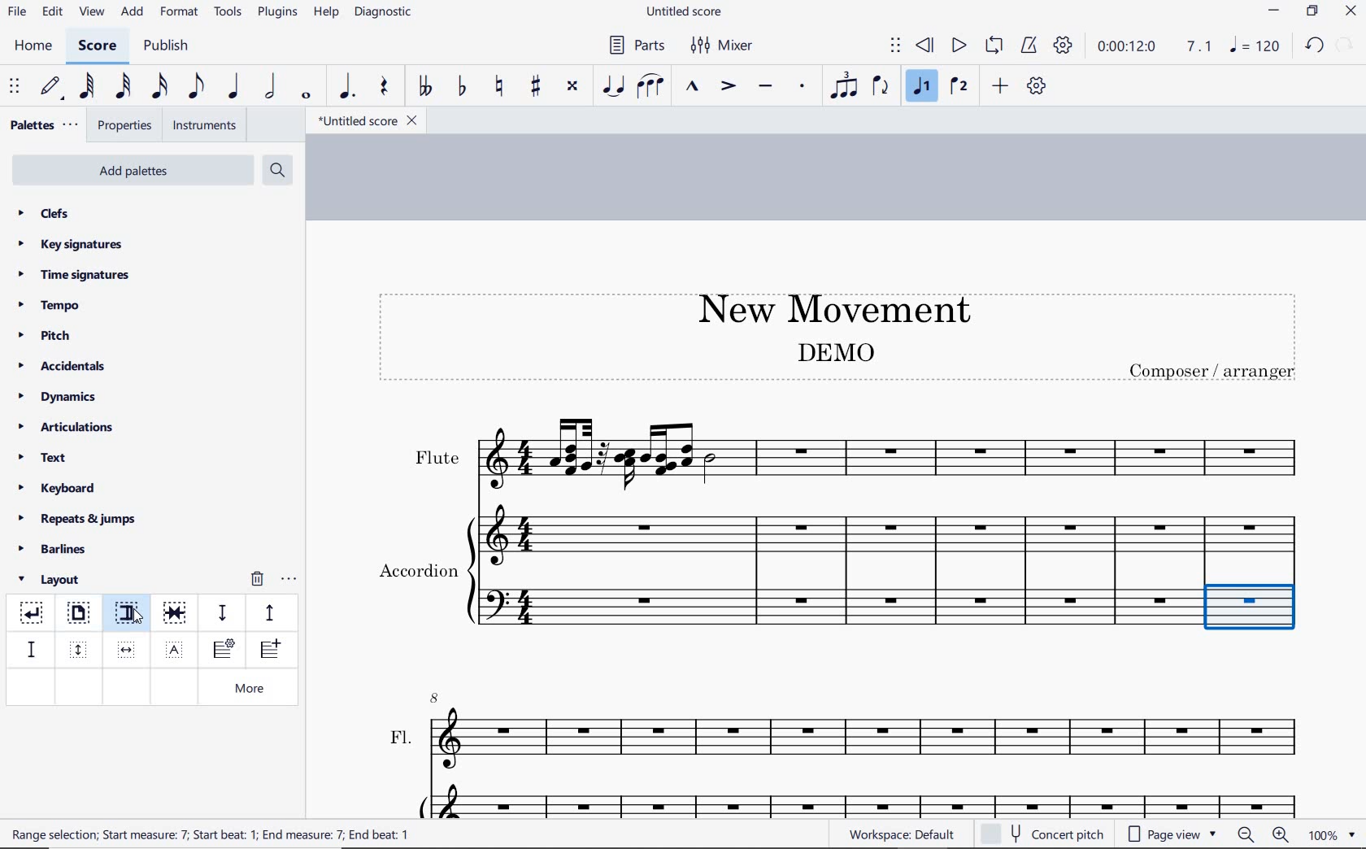 The image size is (1366, 849). I want to click on zoom factor, so click(1332, 834).